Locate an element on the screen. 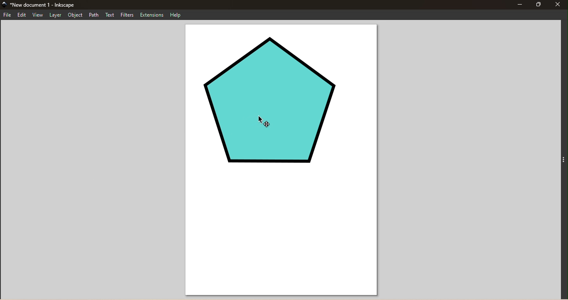 The width and height of the screenshot is (568, 300). app icon is located at coordinates (4, 5).